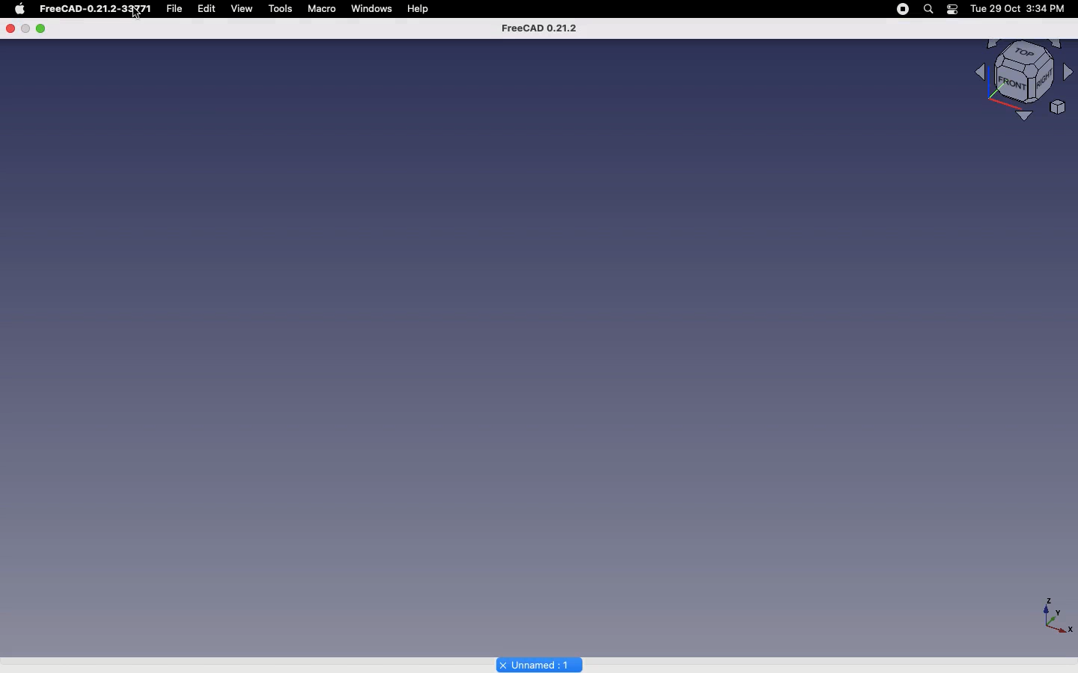  I want to click on FreeCAD-0.21.2-33Y71, so click(98, 10).